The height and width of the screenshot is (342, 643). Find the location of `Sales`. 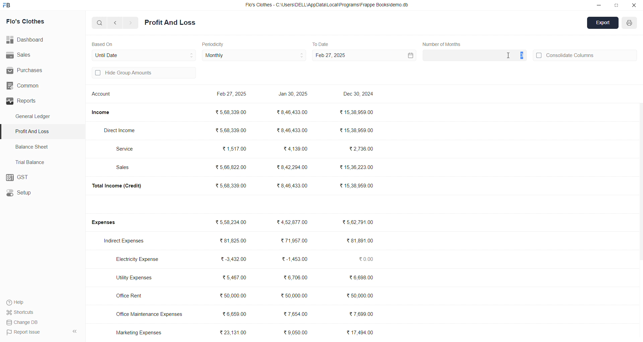

Sales is located at coordinates (38, 55).